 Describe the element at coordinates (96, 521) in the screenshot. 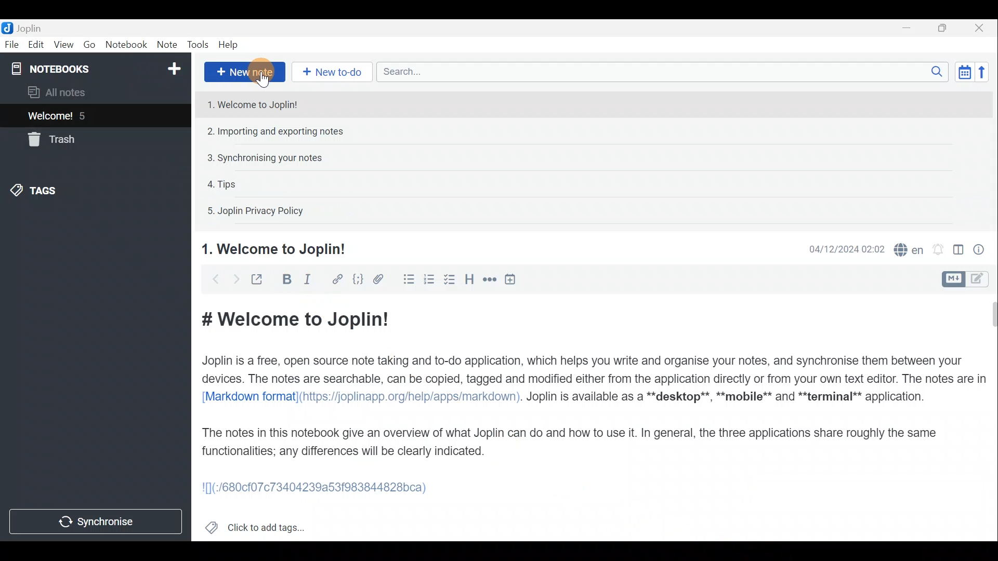

I see `Synchronise` at that location.